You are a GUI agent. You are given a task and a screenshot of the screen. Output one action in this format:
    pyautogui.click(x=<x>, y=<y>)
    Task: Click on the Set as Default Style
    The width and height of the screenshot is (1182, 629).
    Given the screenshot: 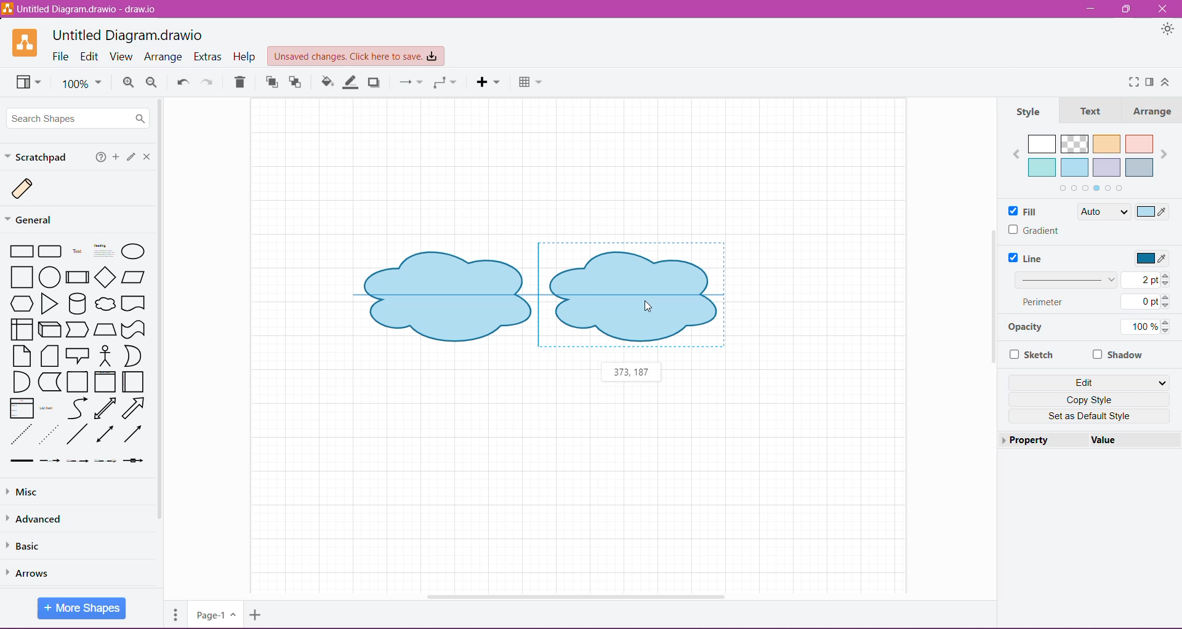 What is the action you would take?
    pyautogui.click(x=1090, y=416)
    